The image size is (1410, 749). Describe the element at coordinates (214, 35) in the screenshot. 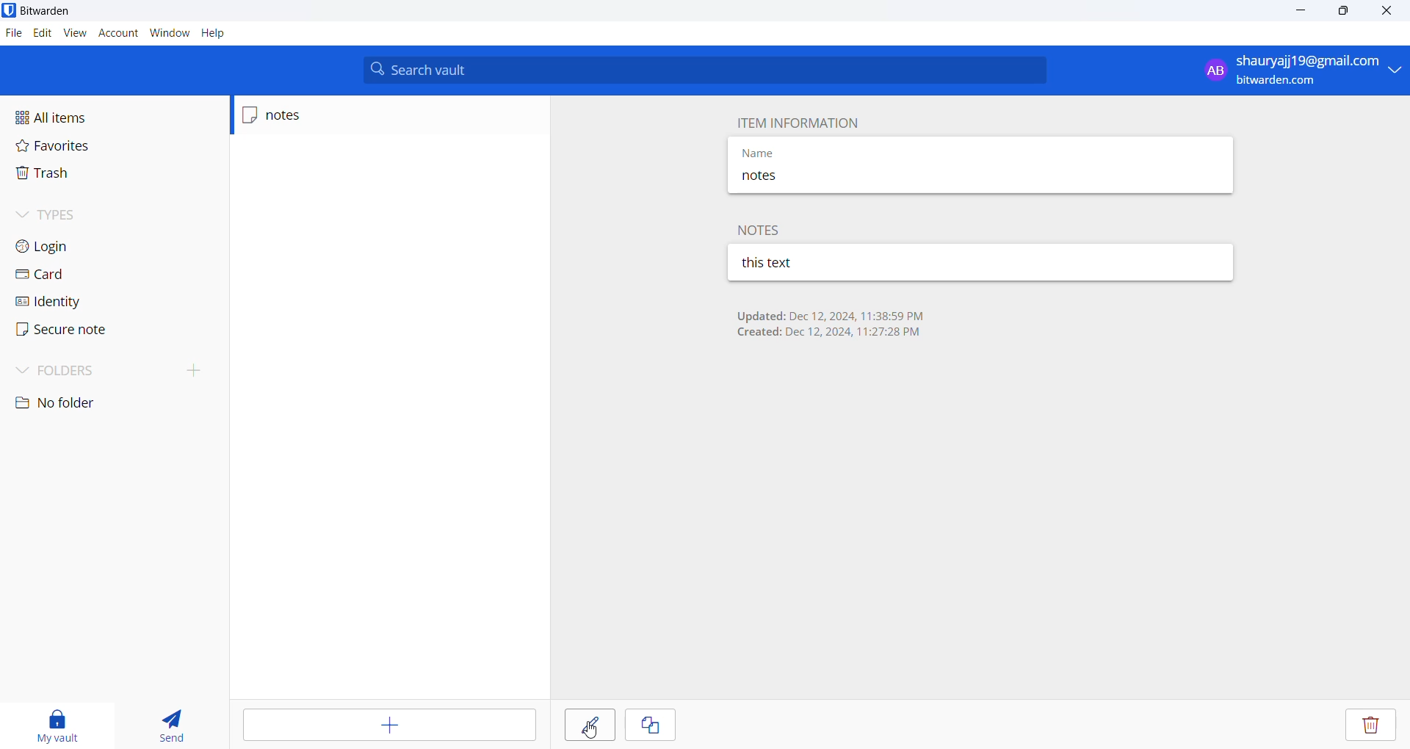

I see `help` at that location.